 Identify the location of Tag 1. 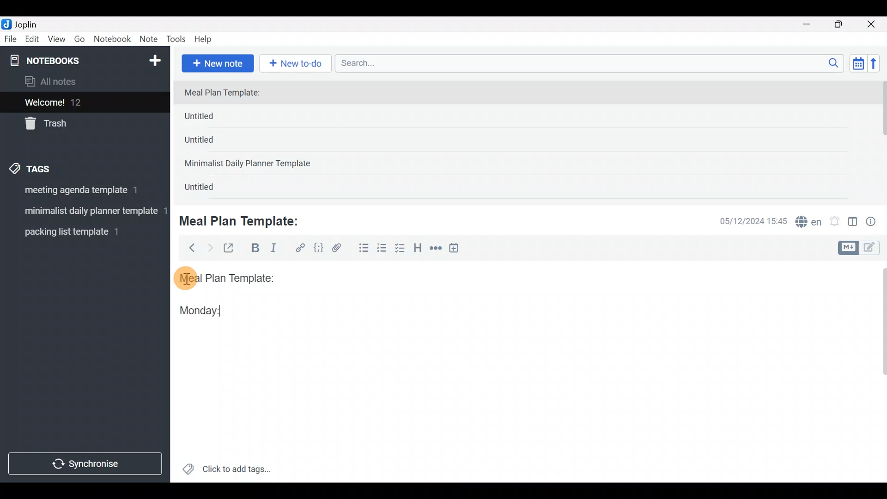
(82, 193).